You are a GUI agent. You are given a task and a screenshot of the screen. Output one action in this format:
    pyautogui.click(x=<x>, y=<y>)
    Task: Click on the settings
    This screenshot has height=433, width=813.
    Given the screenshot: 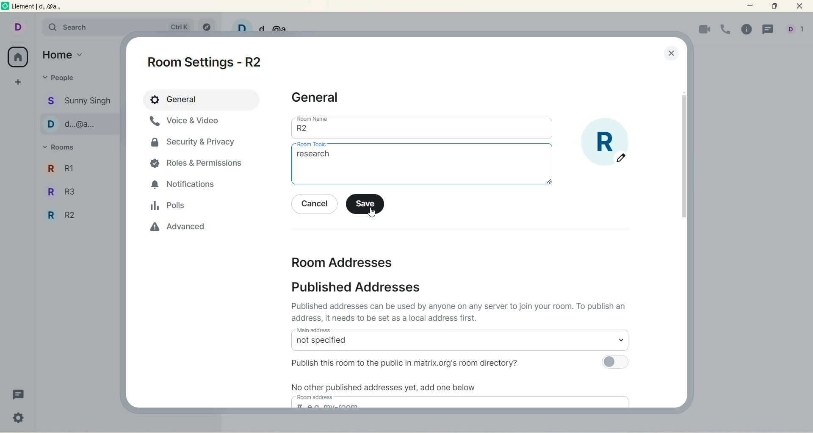 What is the action you would take?
    pyautogui.click(x=19, y=419)
    